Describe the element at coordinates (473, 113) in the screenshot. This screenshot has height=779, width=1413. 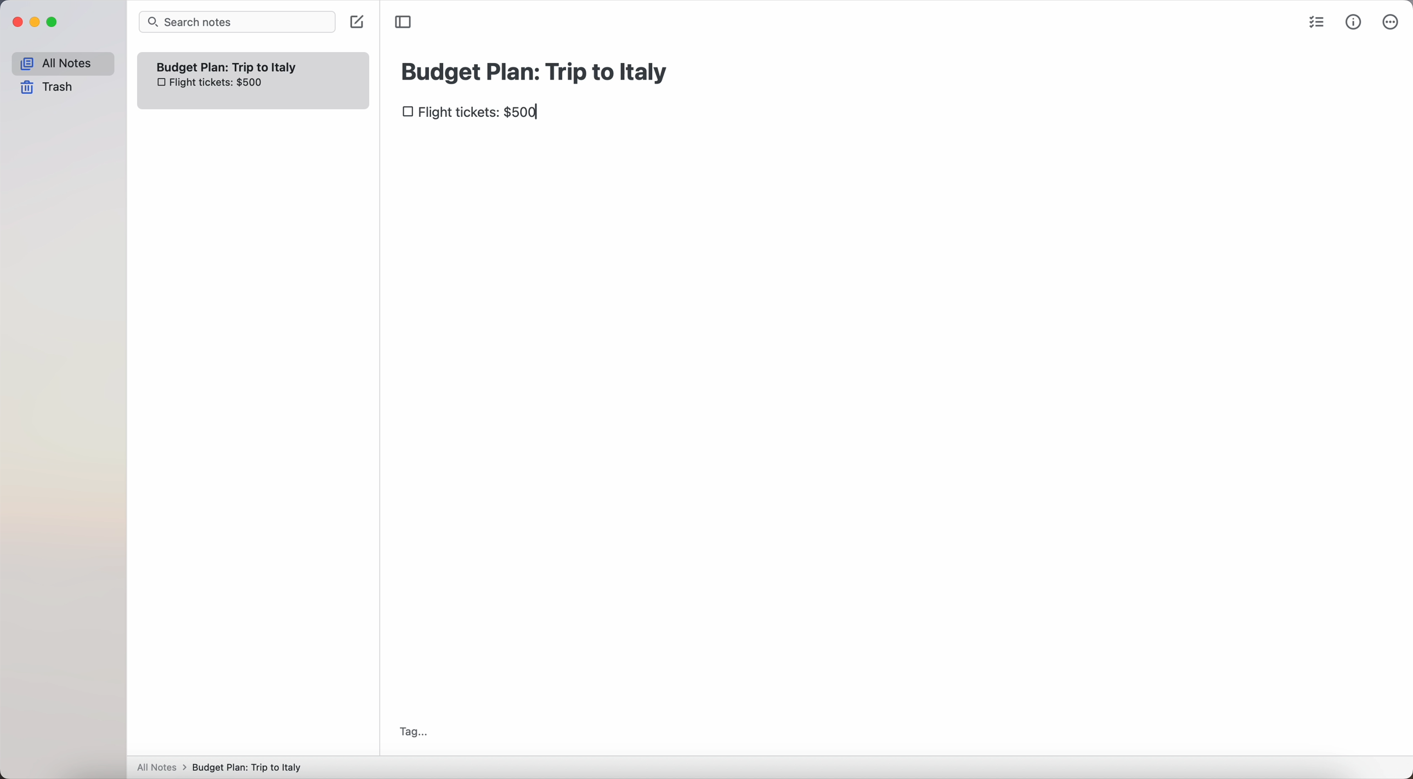
I see `flight tickets: $500` at that location.